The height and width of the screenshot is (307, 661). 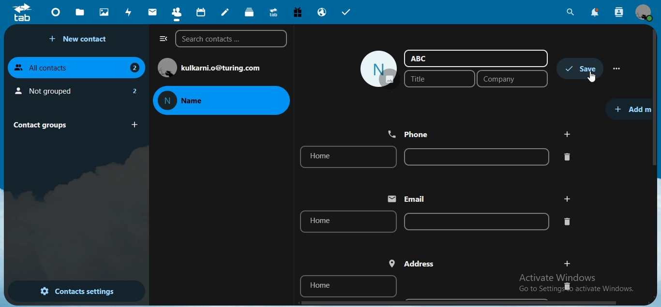 What do you see at coordinates (162, 39) in the screenshot?
I see `close navigation` at bounding box center [162, 39].